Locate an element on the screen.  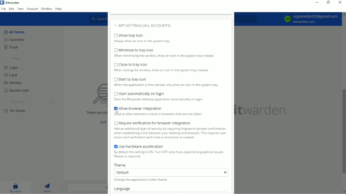
Edit is located at coordinates (11, 9).